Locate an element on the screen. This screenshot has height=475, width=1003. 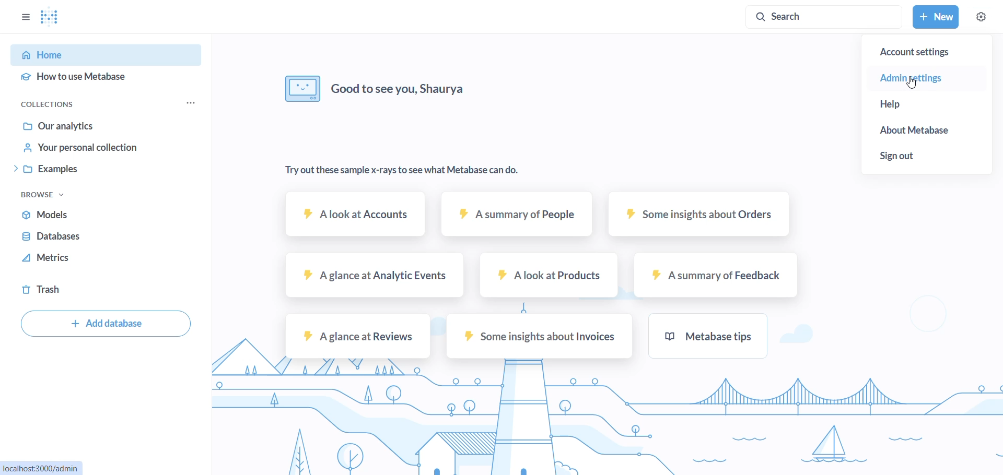
collections is located at coordinates (51, 104).